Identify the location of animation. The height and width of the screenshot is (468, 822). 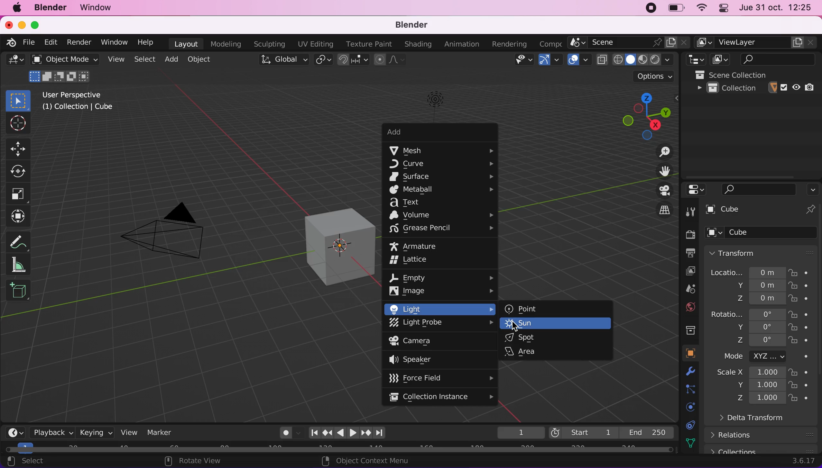
(460, 44).